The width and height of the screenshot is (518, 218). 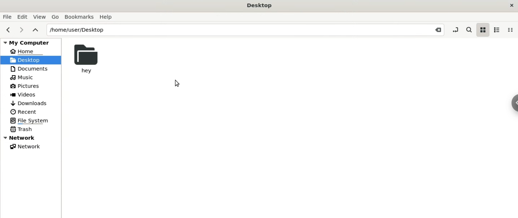 I want to click on trash, so click(x=21, y=129).